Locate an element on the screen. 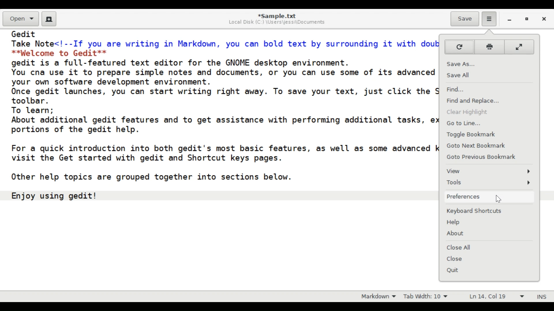 Image resolution: width=554 pixels, height=311 pixels. Close All is located at coordinates (489, 247).